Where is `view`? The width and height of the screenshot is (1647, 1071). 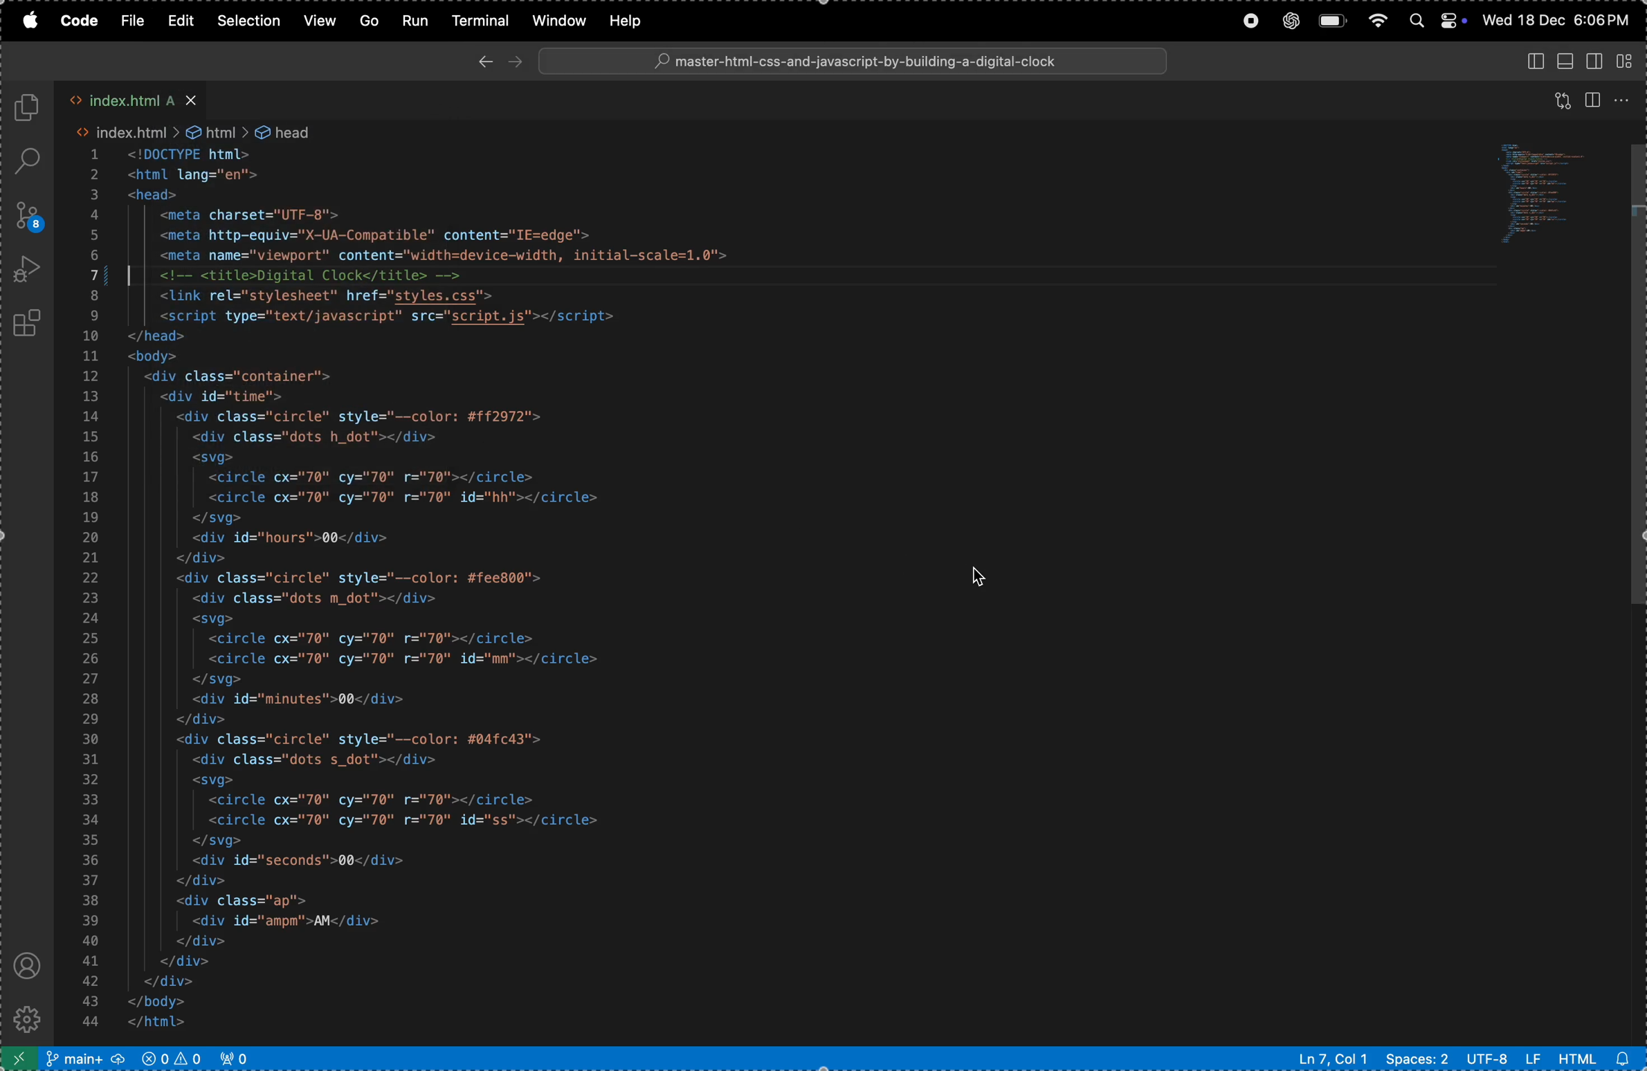
view is located at coordinates (1563, 96).